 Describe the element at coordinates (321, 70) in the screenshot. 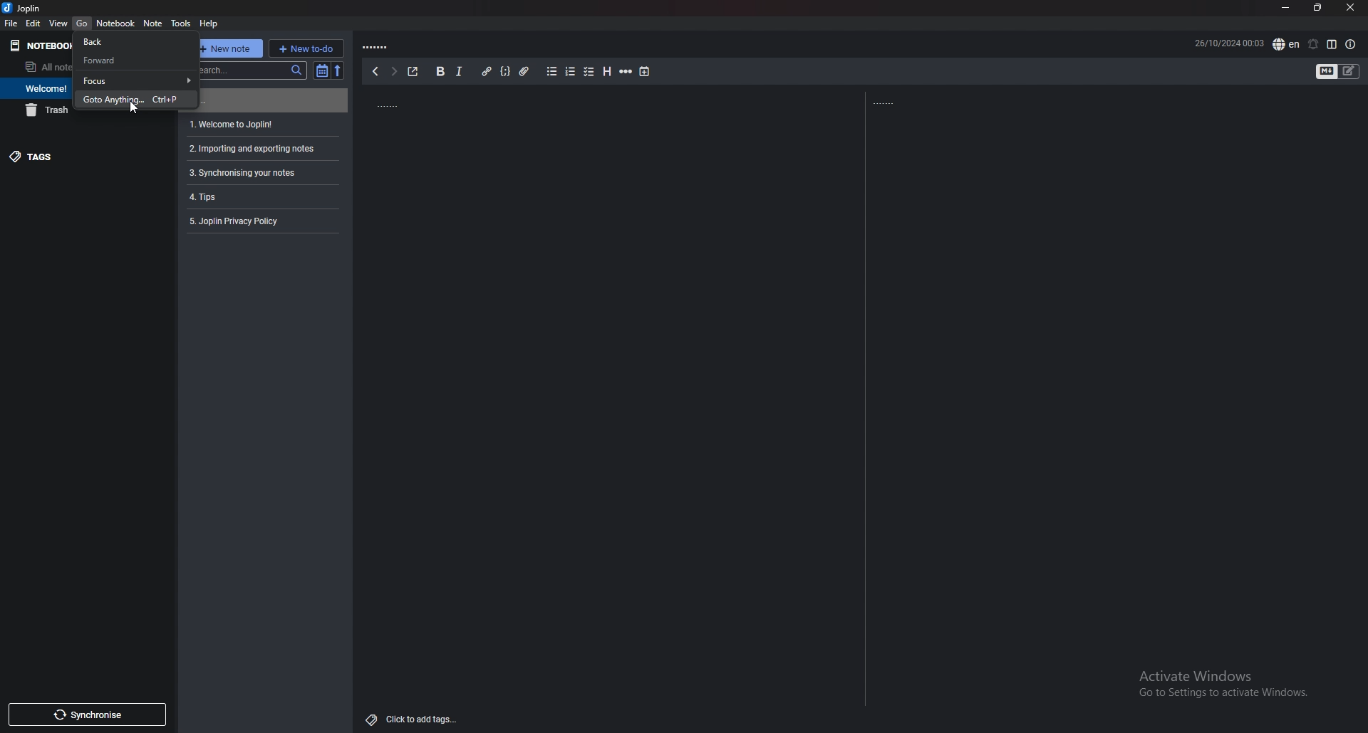

I see `toggle sort order field` at that location.